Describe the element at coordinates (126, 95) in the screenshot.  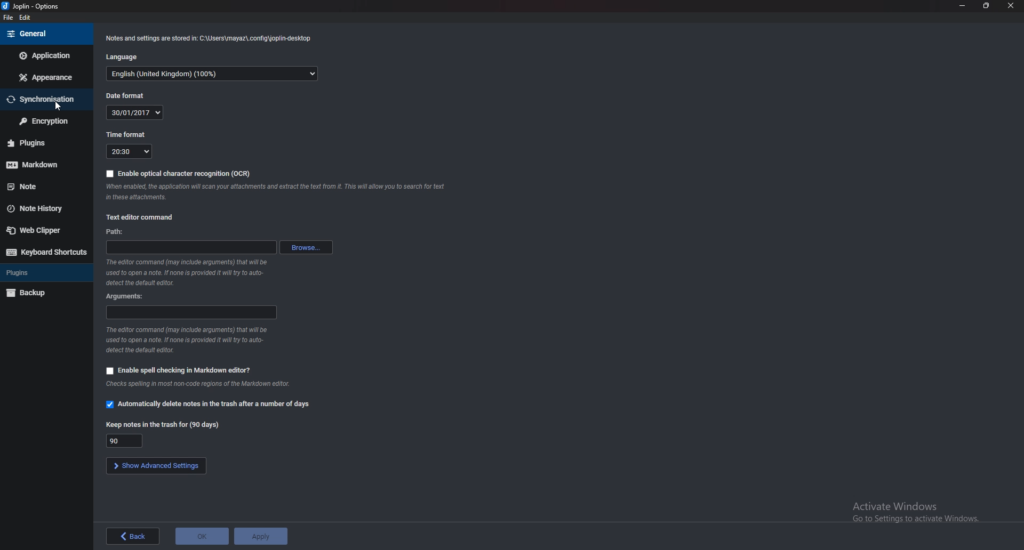
I see `date format` at that location.